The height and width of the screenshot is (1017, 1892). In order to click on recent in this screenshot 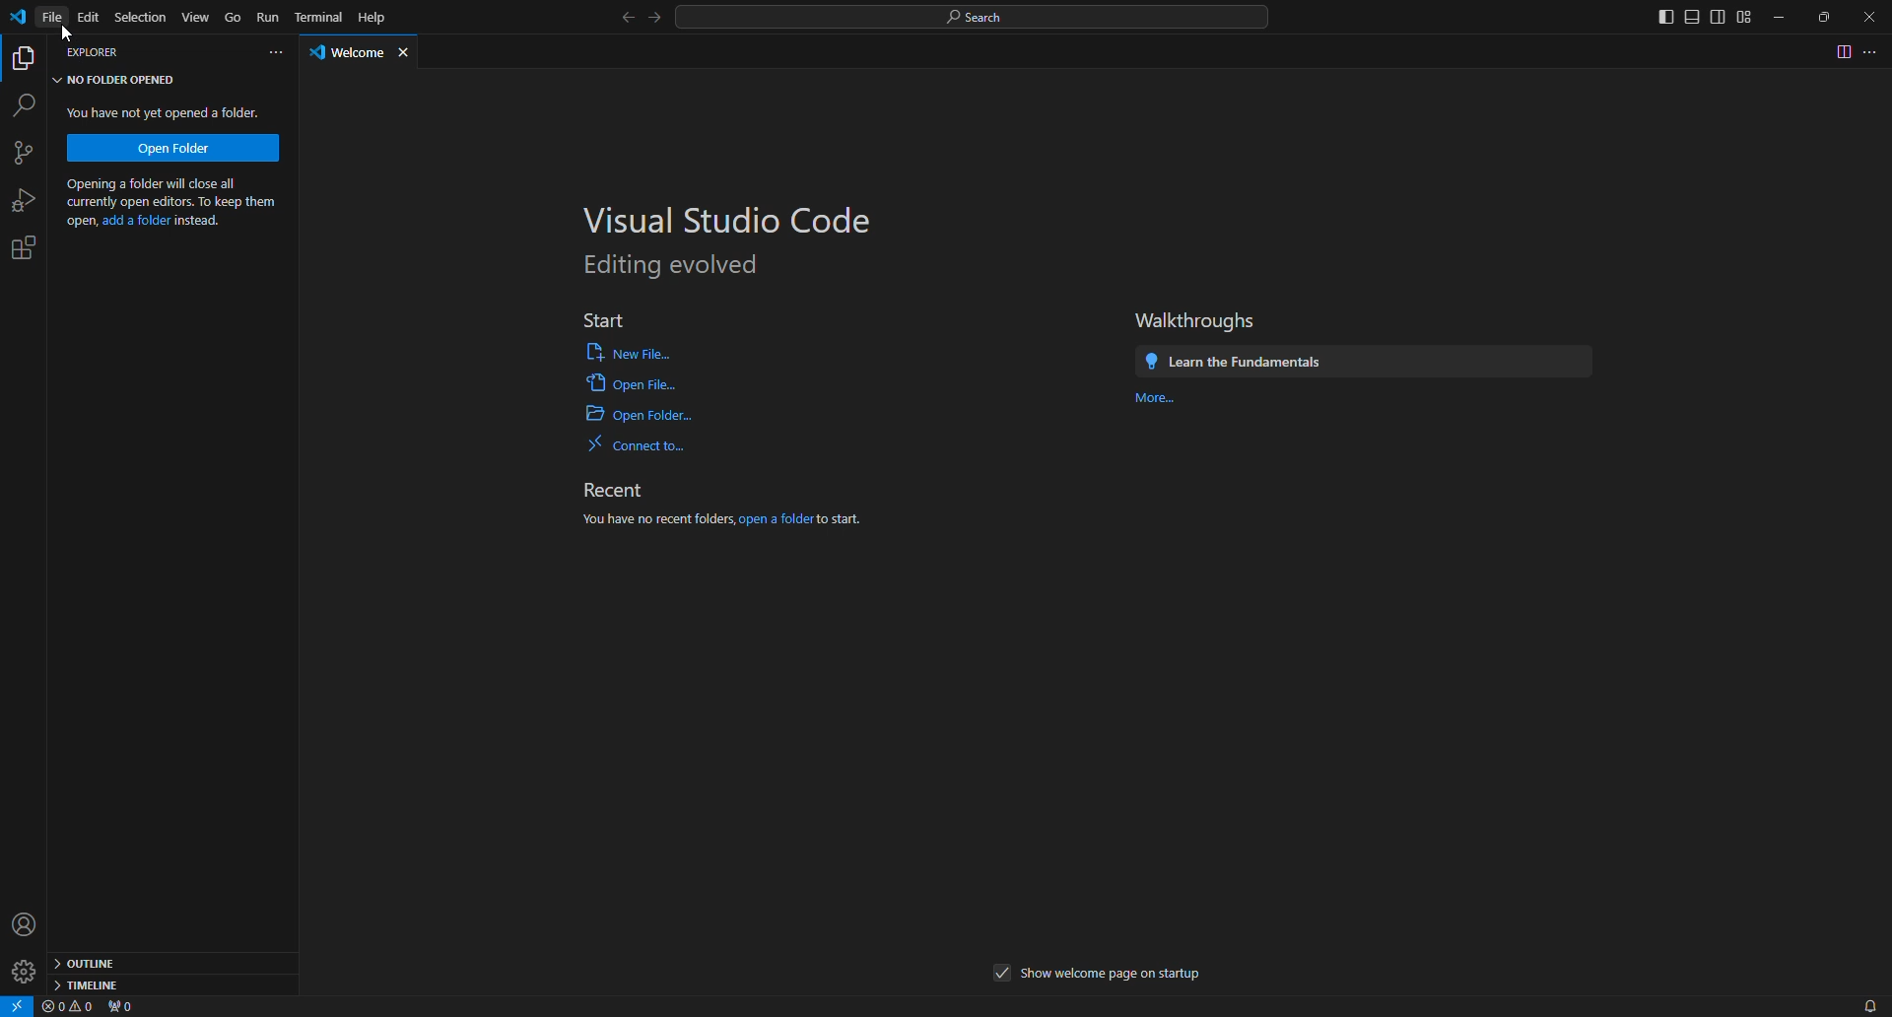, I will do `click(615, 491)`.